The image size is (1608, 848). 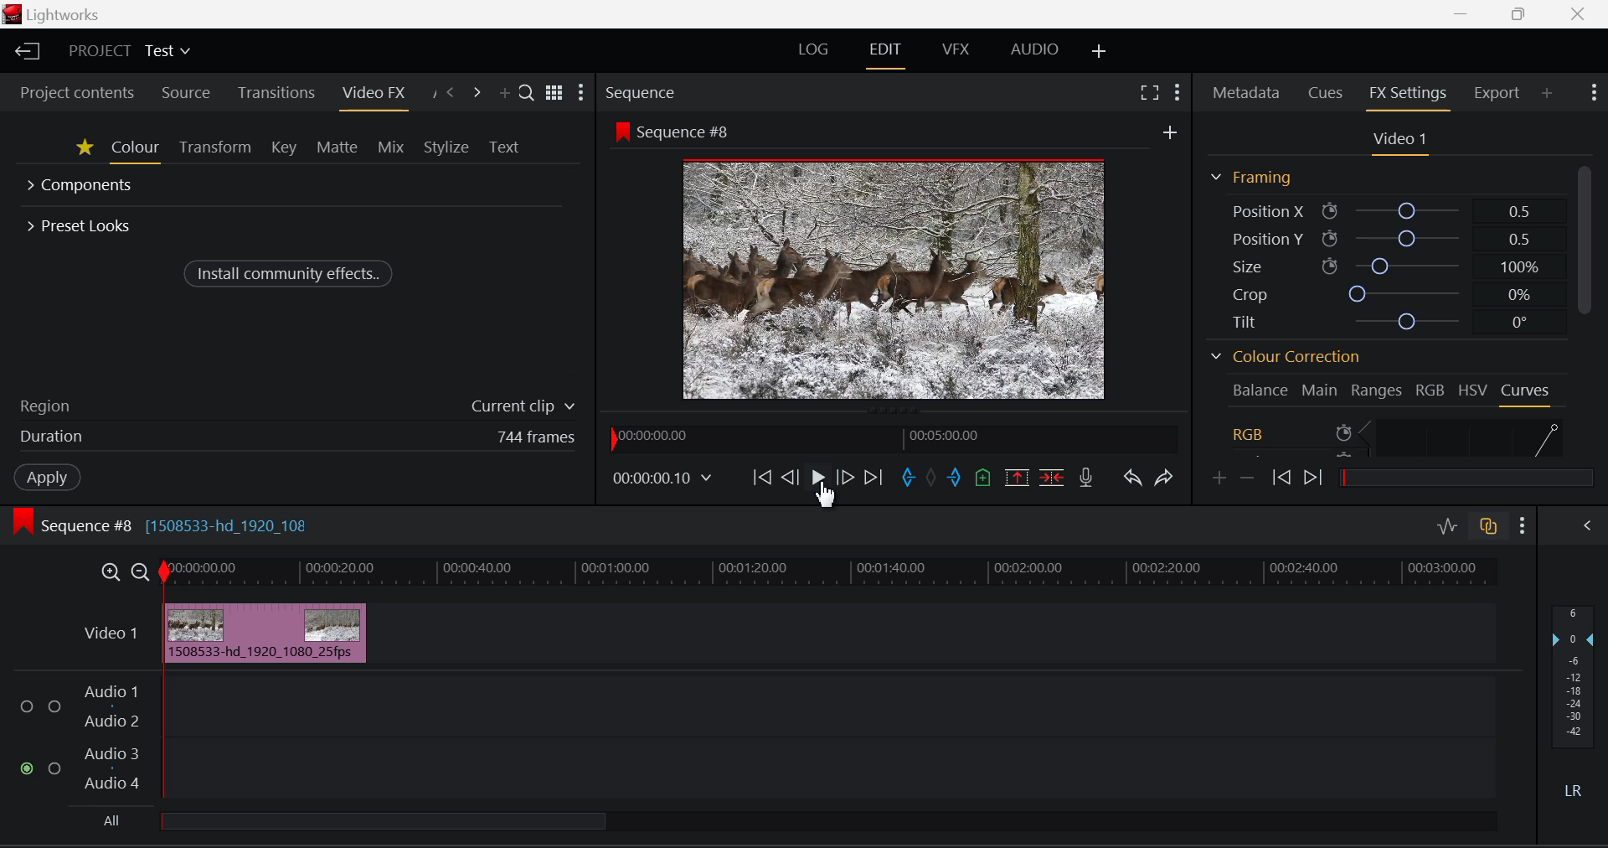 I want to click on Remove Marked Section, so click(x=1018, y=477).